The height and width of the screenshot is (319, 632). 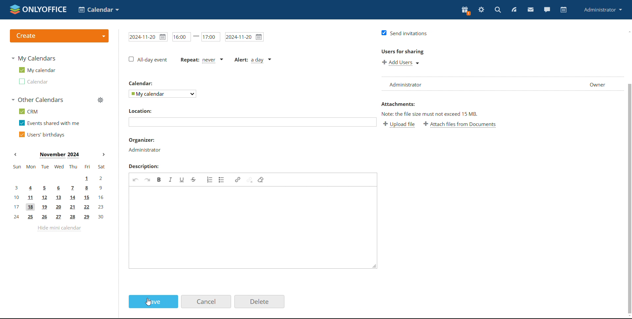 I want to click on scroll up, so click(x=628, y=31).